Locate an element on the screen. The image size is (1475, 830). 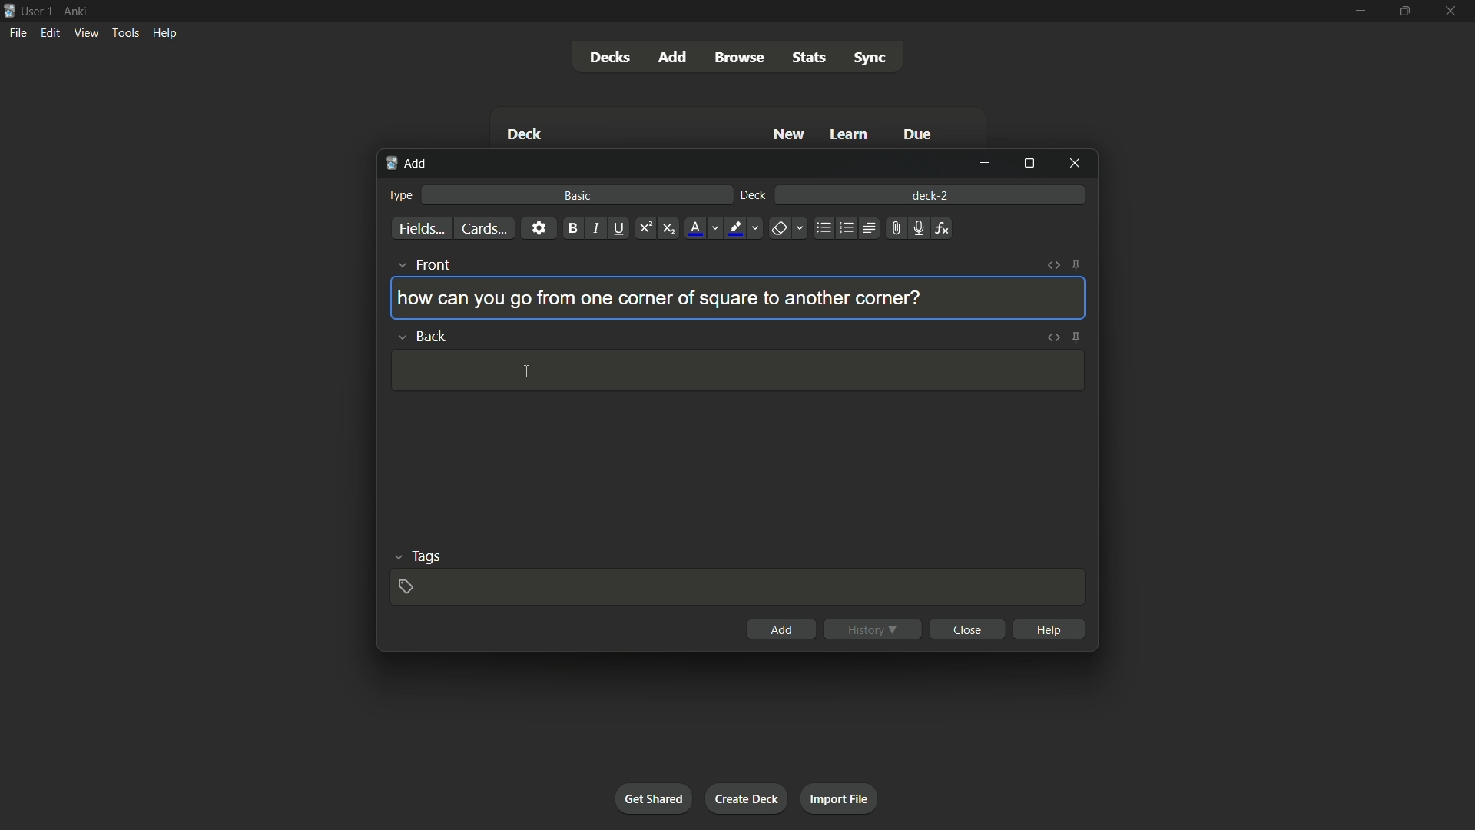
close window is located at coordinates (1072, 163).